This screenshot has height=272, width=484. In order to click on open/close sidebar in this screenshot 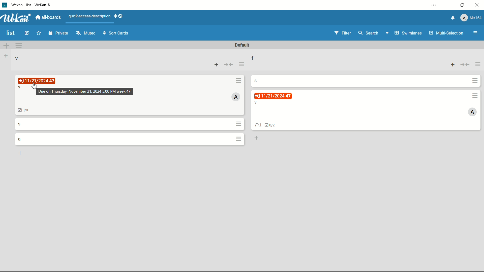, I will do `click(475, 33)`.